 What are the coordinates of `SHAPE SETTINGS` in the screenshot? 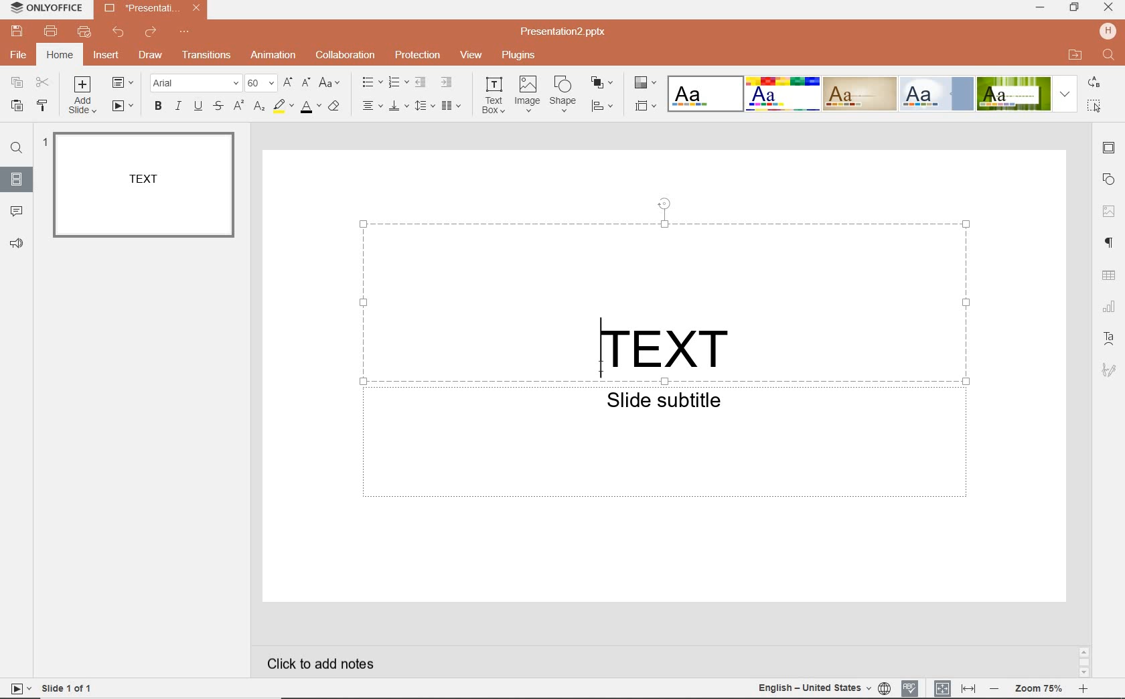 It's located at (1108, 181).